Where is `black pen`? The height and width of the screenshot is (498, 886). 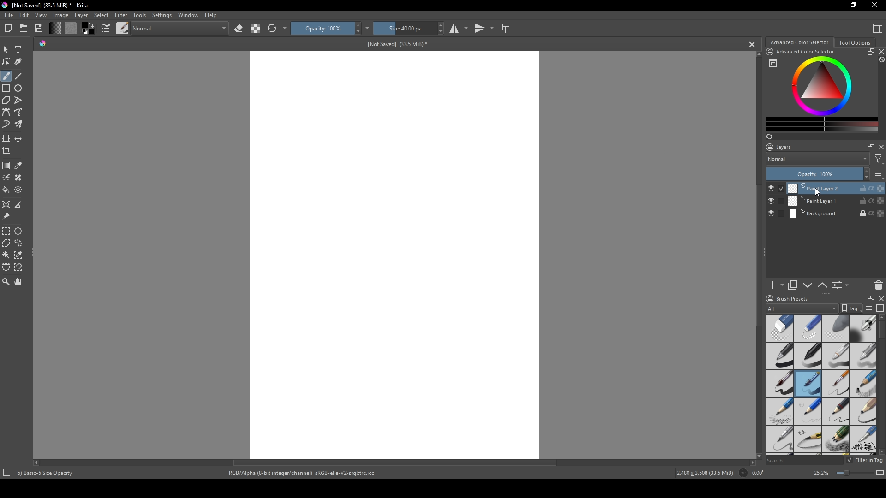
black pen is located at coordinates (808, 356).